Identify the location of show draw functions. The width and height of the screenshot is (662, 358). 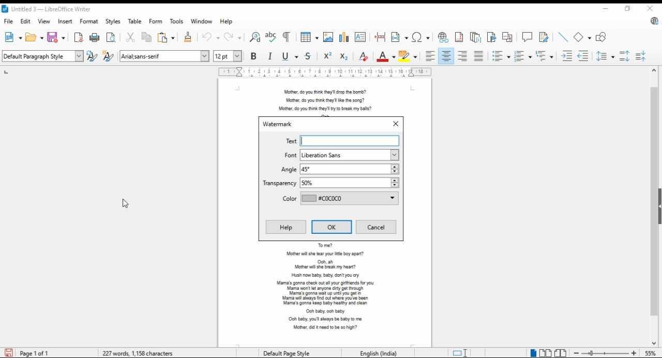
(601, 37).